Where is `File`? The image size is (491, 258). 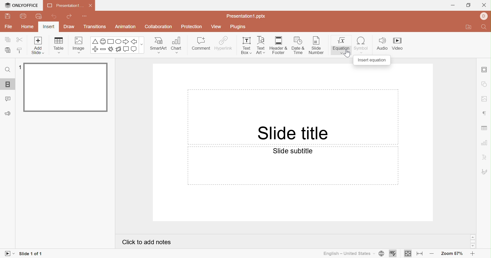 File is located at coordinates (9, 27).